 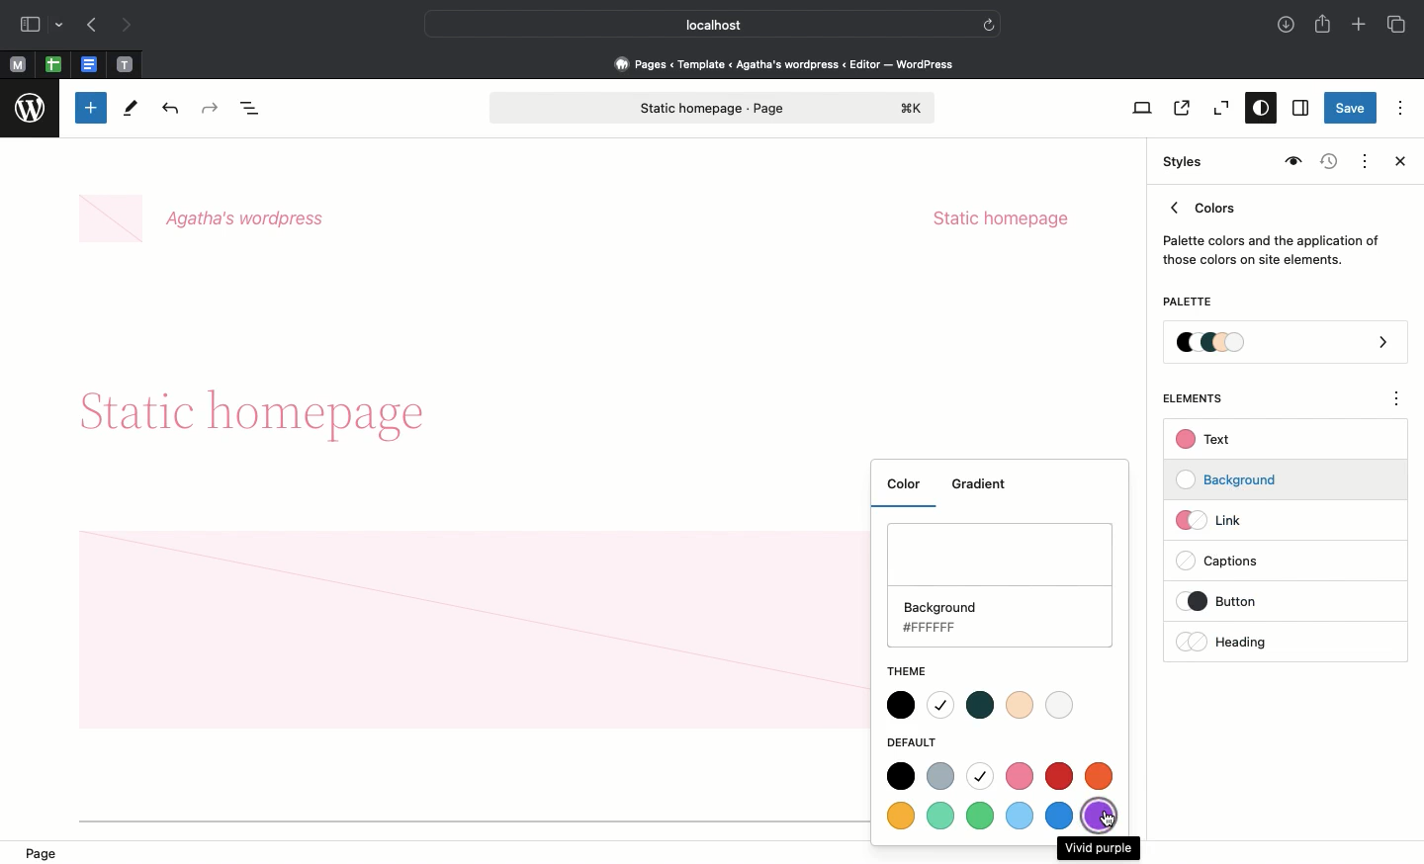 I want to click on Pinned tab, so click(x=53, y=65).